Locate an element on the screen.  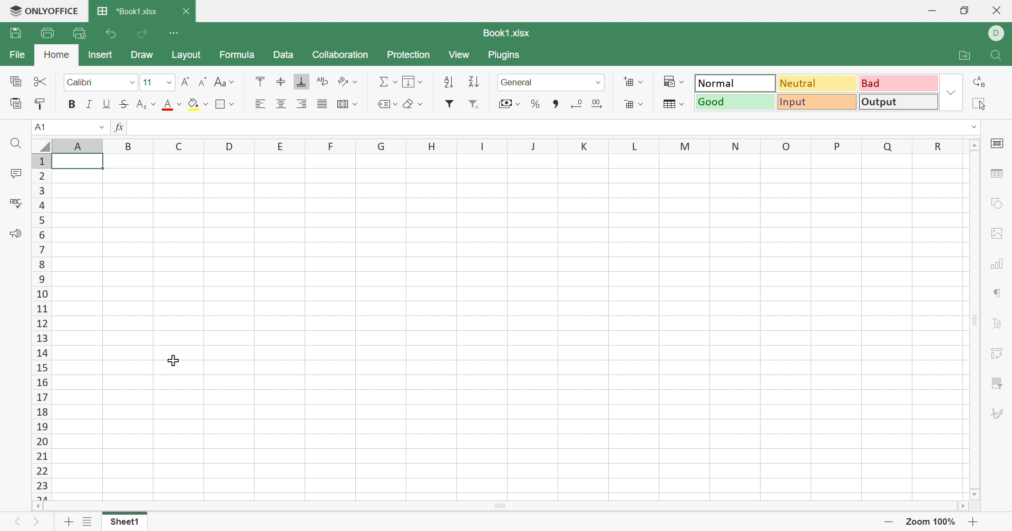
Fill color is located at coordinates (193, 104).